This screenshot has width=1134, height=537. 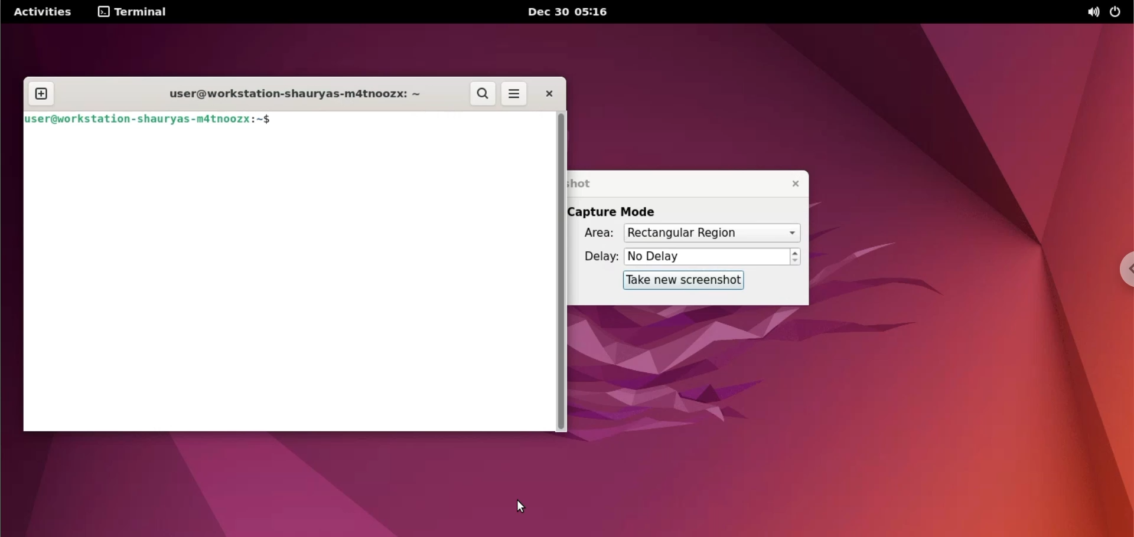 I want to click on command input box, so click(x=288, y=280).